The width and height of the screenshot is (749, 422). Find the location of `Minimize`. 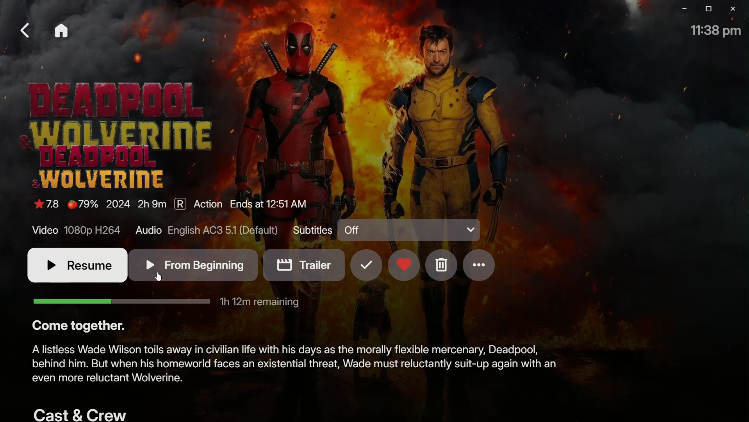

Minimize is located at coordinates (681, 10).